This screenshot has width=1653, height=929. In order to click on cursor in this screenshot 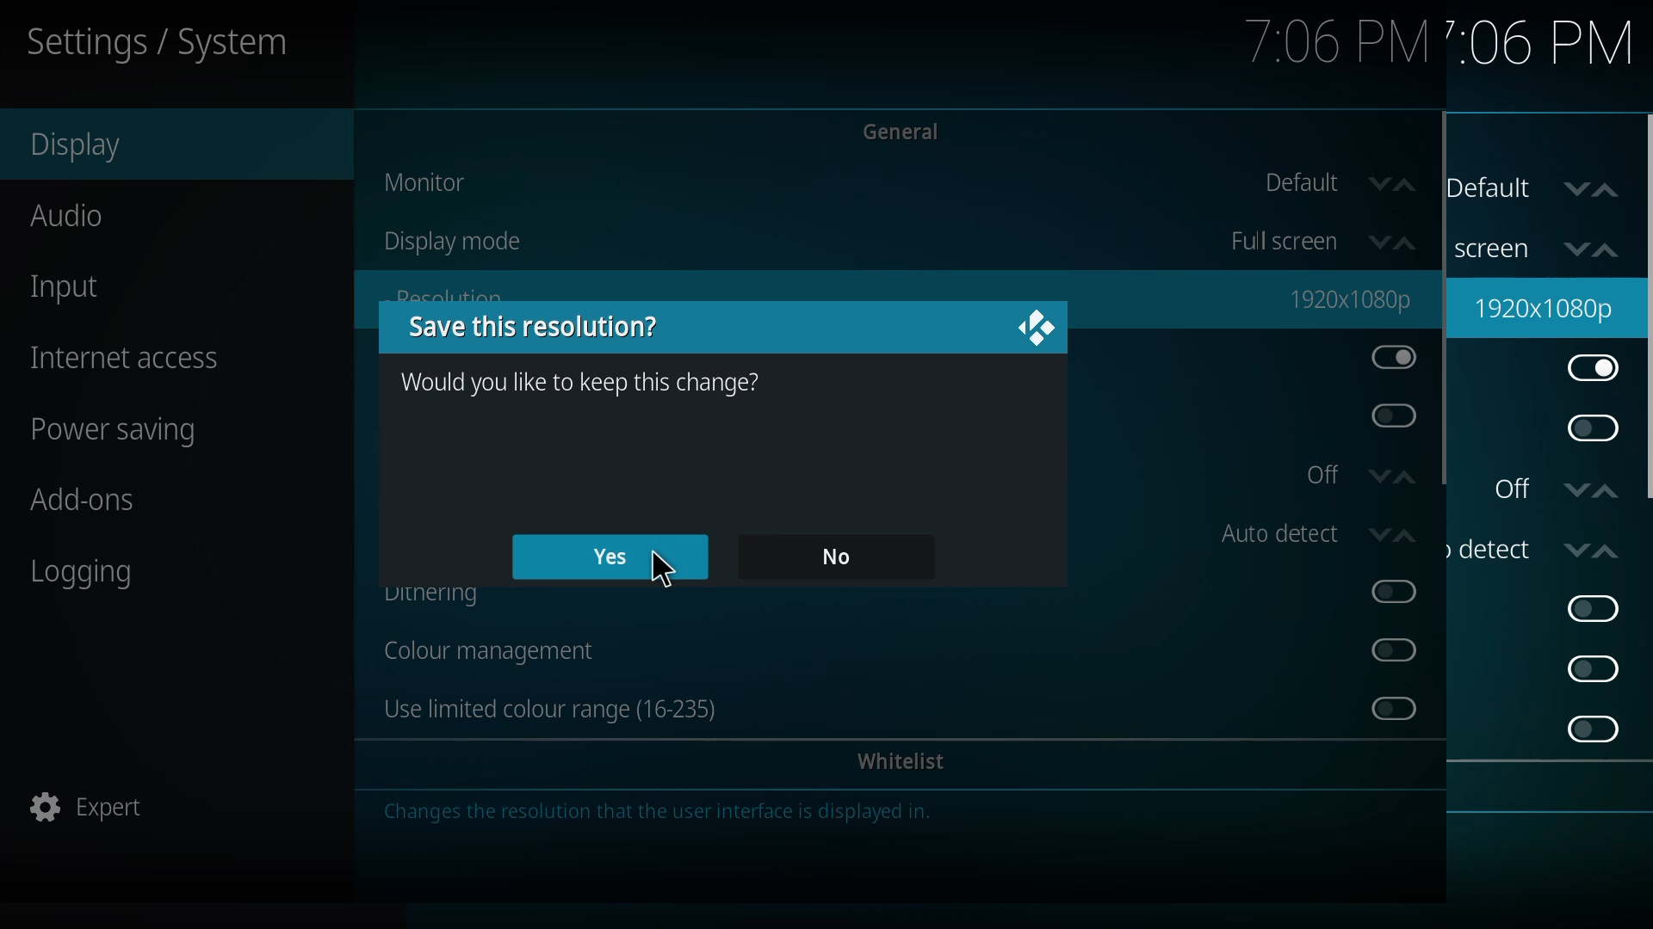, I will do `click(659, 573)`.